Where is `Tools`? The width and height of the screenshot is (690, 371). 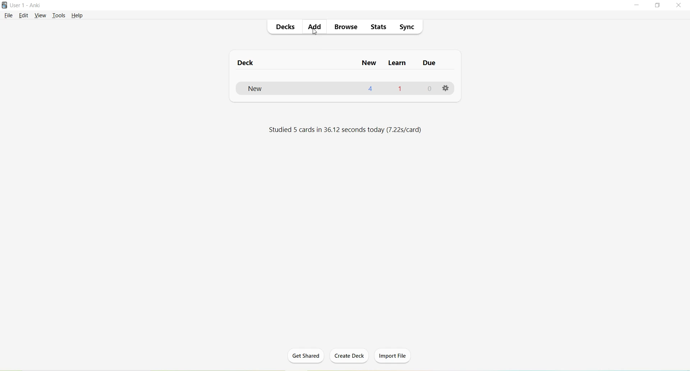 Tools is located at coordinates (59, 16).